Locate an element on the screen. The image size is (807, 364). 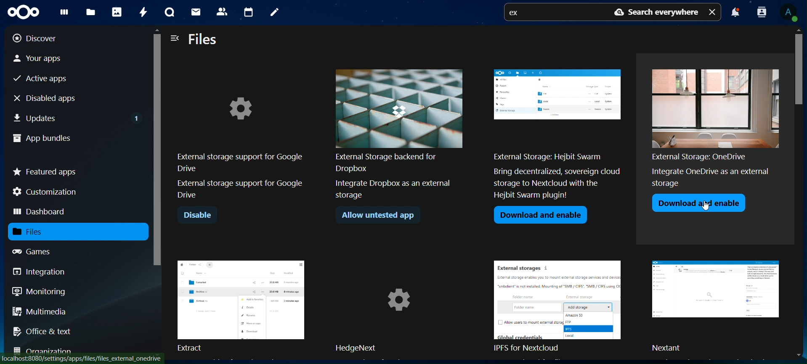
active apps is located at coordinates (44, 79).